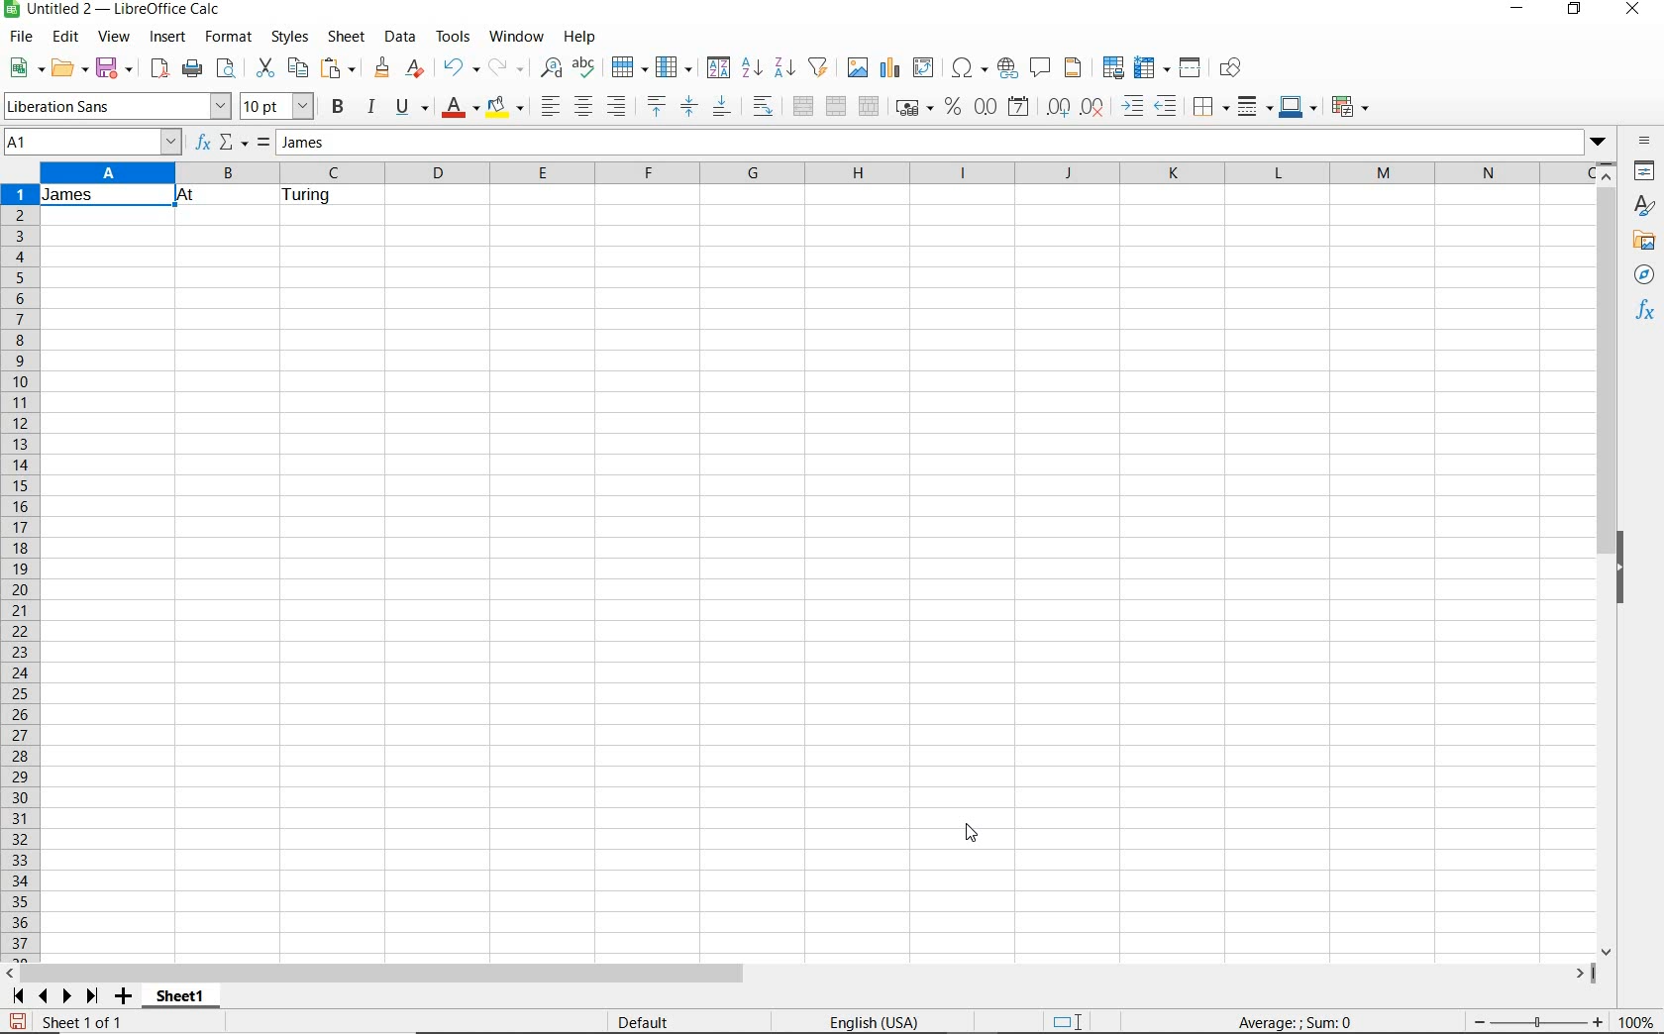  What do you see at coordinates (1644, 143) in the screenshot?
I see `sidebar settings` at bounding box center [1644, 143].